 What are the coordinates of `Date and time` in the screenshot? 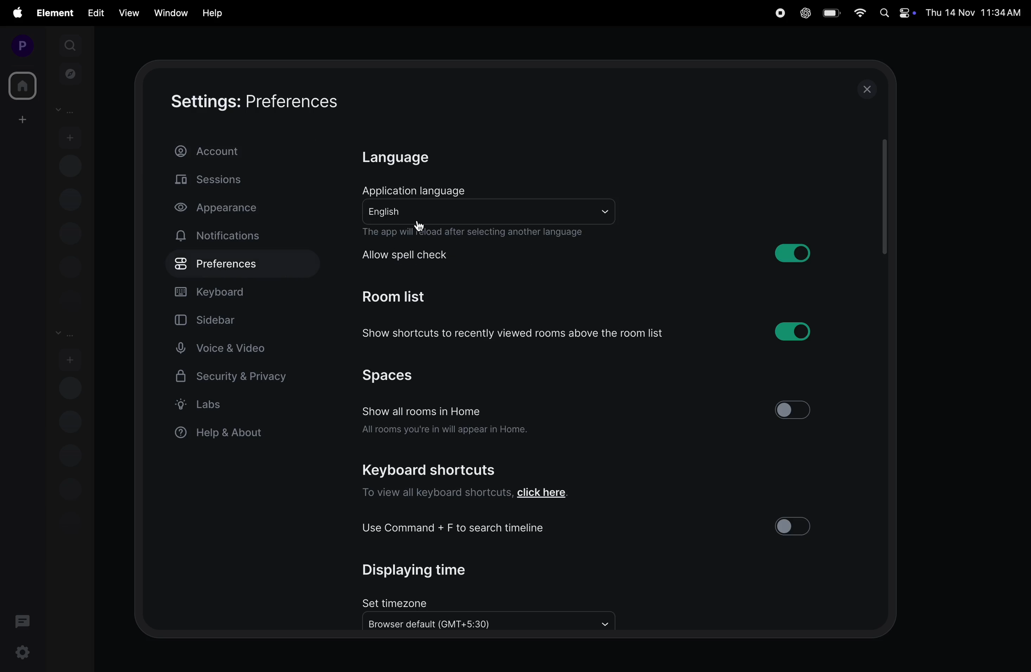 It's located at (975, 13).